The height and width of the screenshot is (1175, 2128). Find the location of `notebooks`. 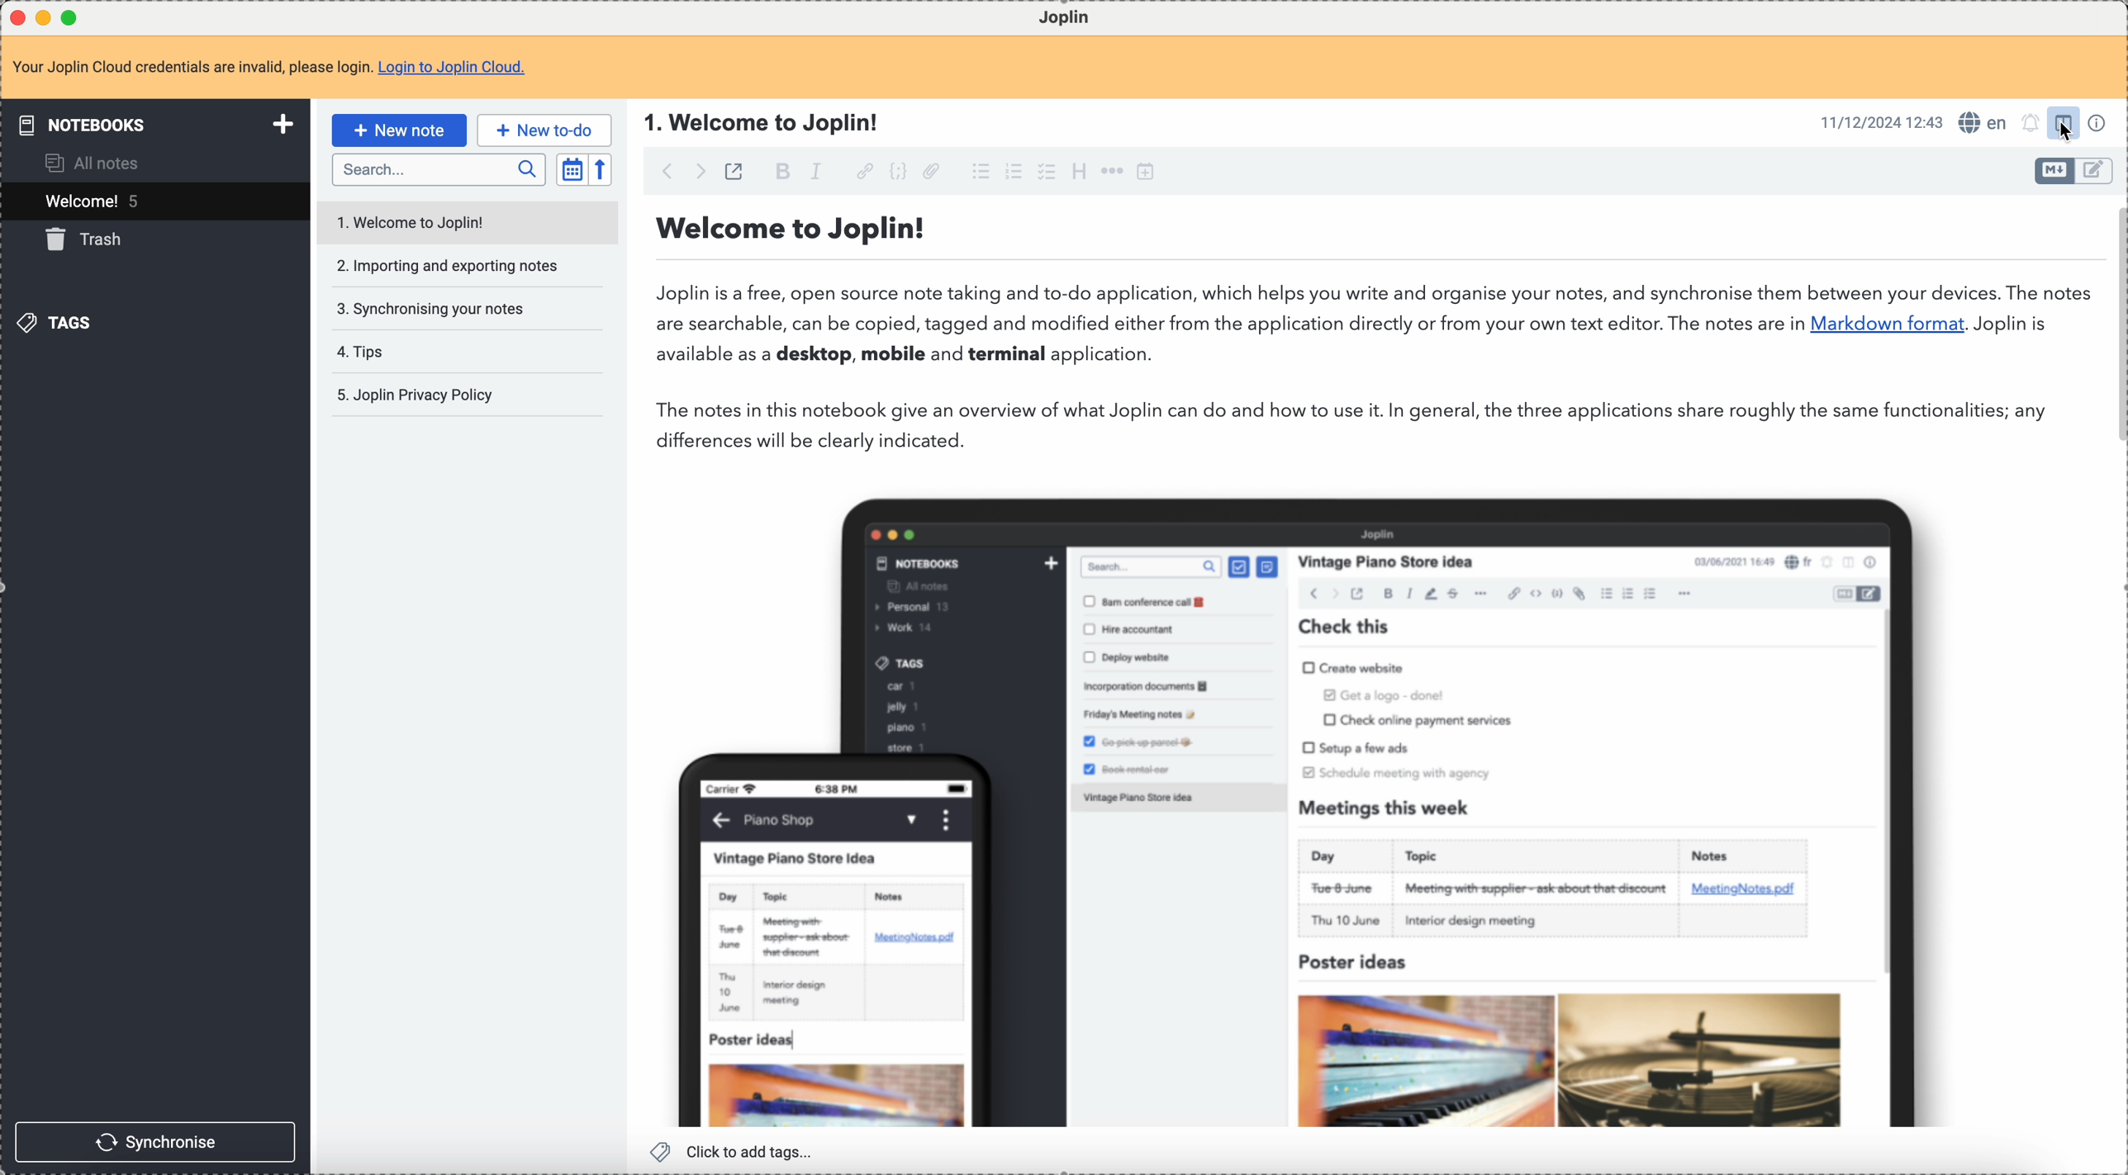

notebooks is located at coordinates (152, 124).